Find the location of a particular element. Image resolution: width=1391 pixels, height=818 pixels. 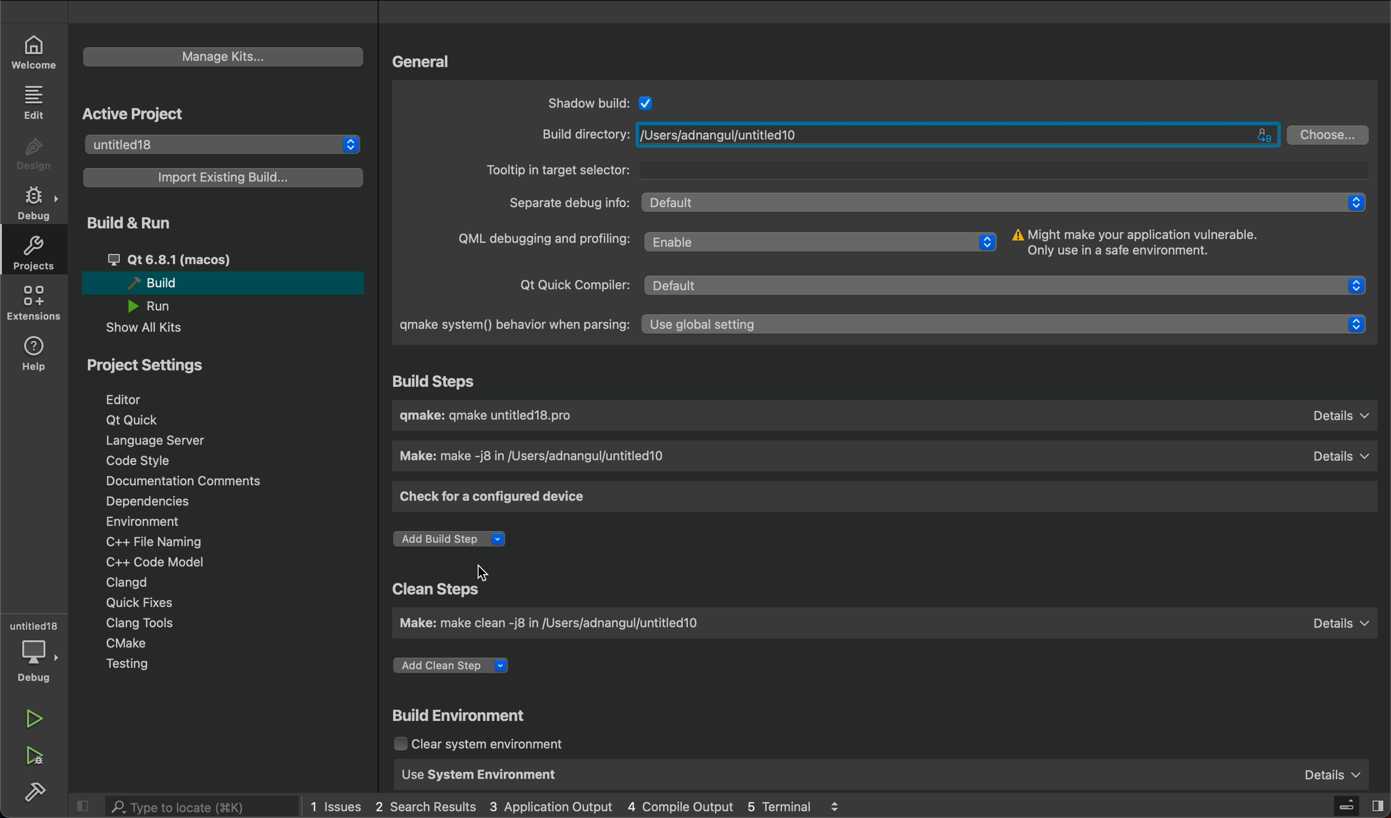

Testing is located at coordinates (126, 666).